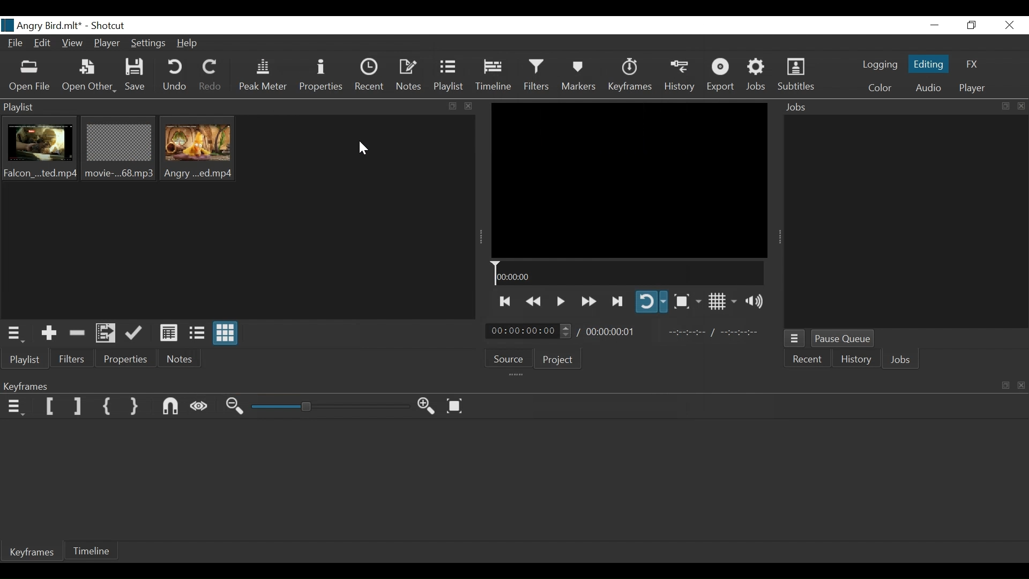 The height and width of the screenshot is (579, 1029). Describe the element at coordinates (494, 77) in the screenshot. I see `Timeline` at that location.